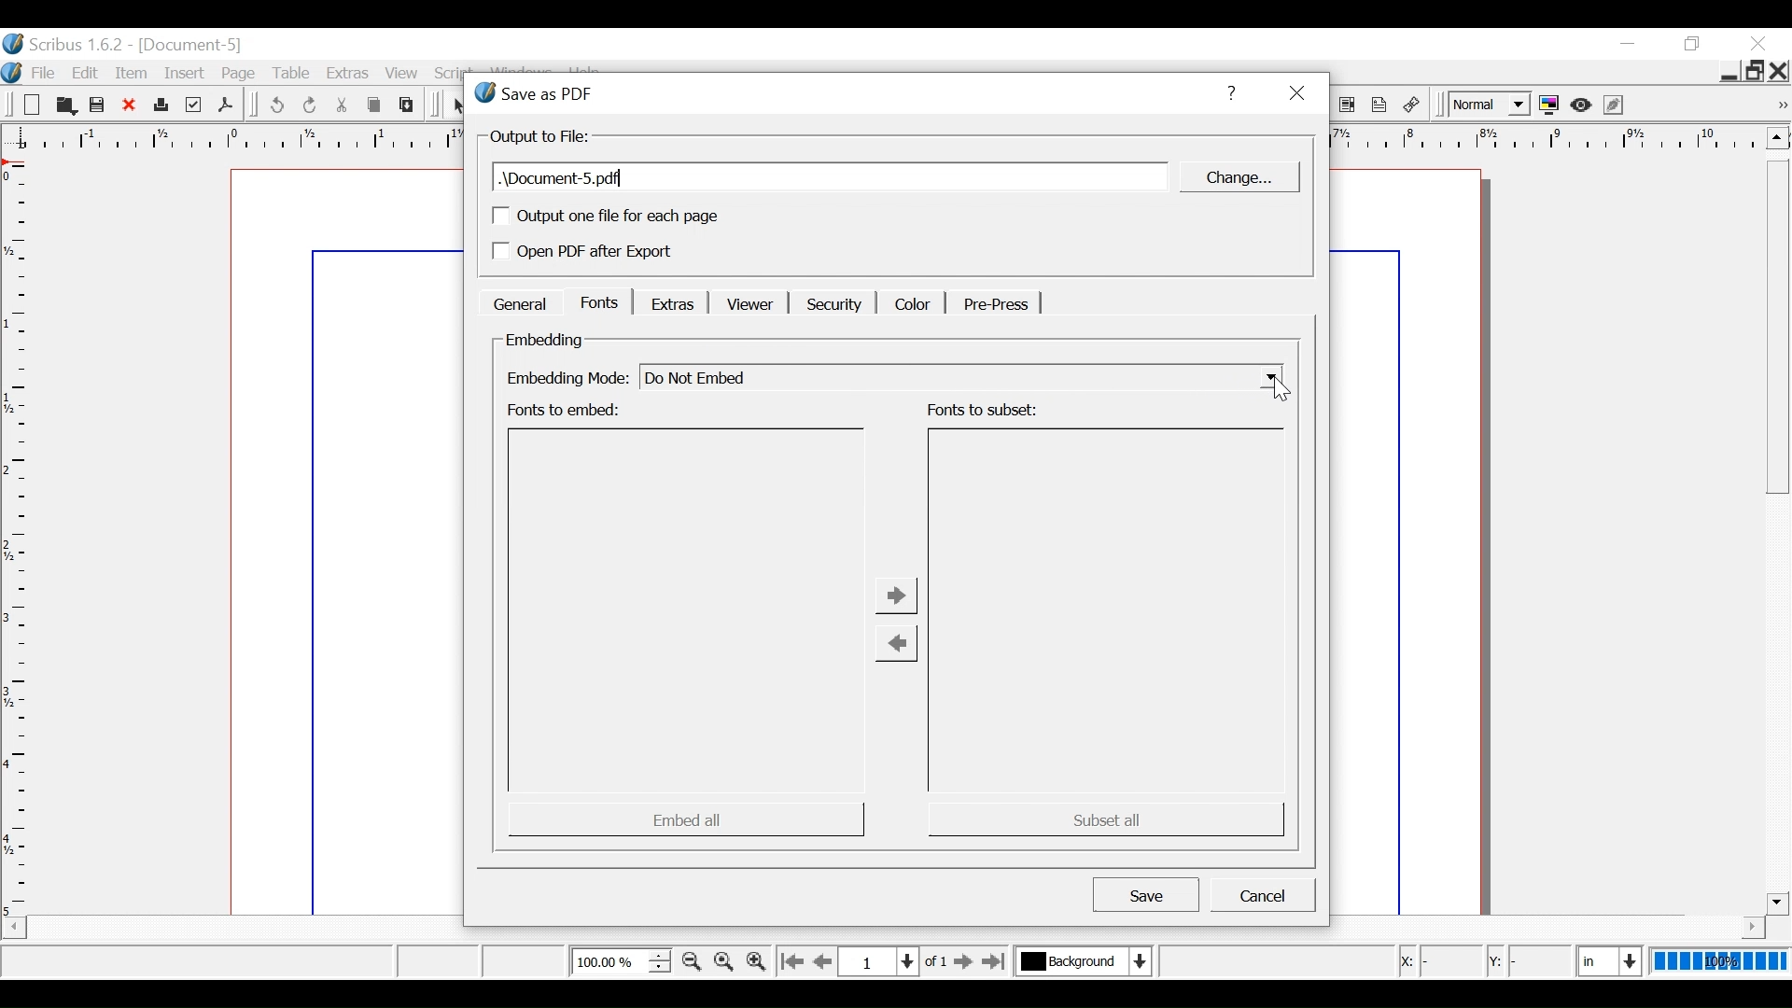 This screenshot has width=1792, height=1008. What do you see at coordinates (965, 962) in the screenshot?
I see `Go to the next page` at bounding box center [965, 962].